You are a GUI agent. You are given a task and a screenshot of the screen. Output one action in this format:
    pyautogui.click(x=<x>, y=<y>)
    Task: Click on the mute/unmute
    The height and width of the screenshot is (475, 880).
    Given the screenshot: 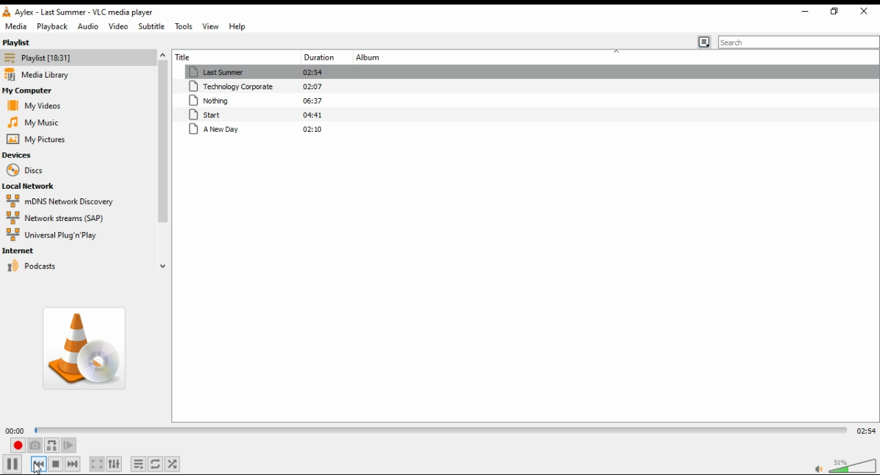 What is the action you would take?
    pyautogui.click(x=817, y=468)
    